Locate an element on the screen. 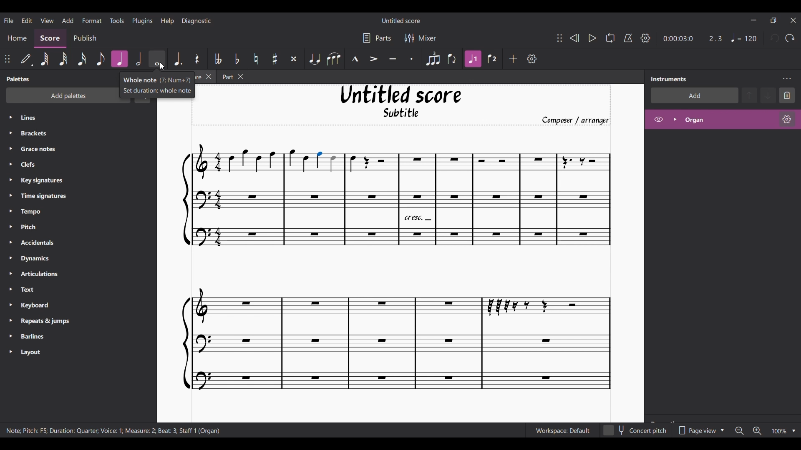 The image size is (801, 450). Rest is located at coordinates (198, 58).